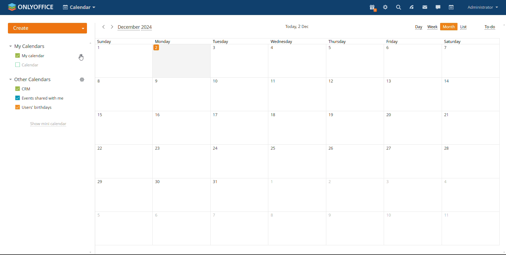  Describe the element at coordinates (295, 145) in the screenshot. I see `wednesday` at that location.